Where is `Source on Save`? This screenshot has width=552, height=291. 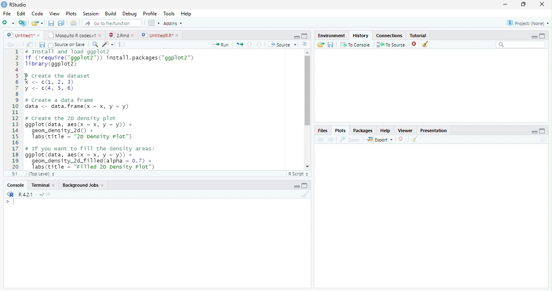 Source on Save is located at coordinates (66, 45).